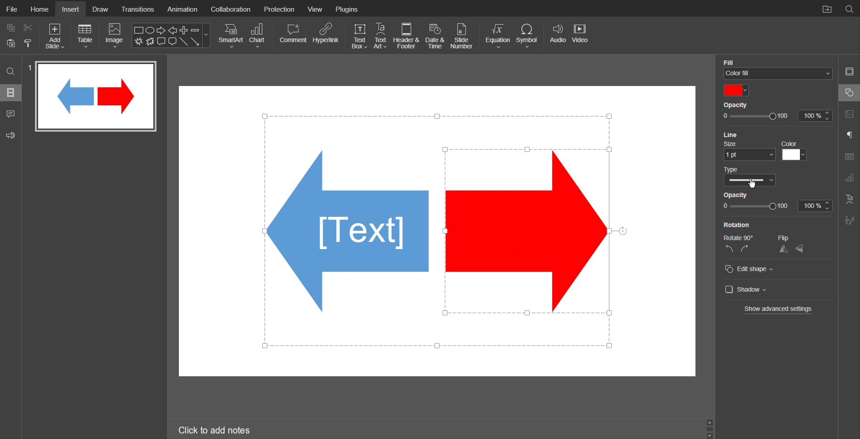  What do you see at coordinates (741, 225) in the screenshot?
I see `Rotation` at bounding box center [741, 225].